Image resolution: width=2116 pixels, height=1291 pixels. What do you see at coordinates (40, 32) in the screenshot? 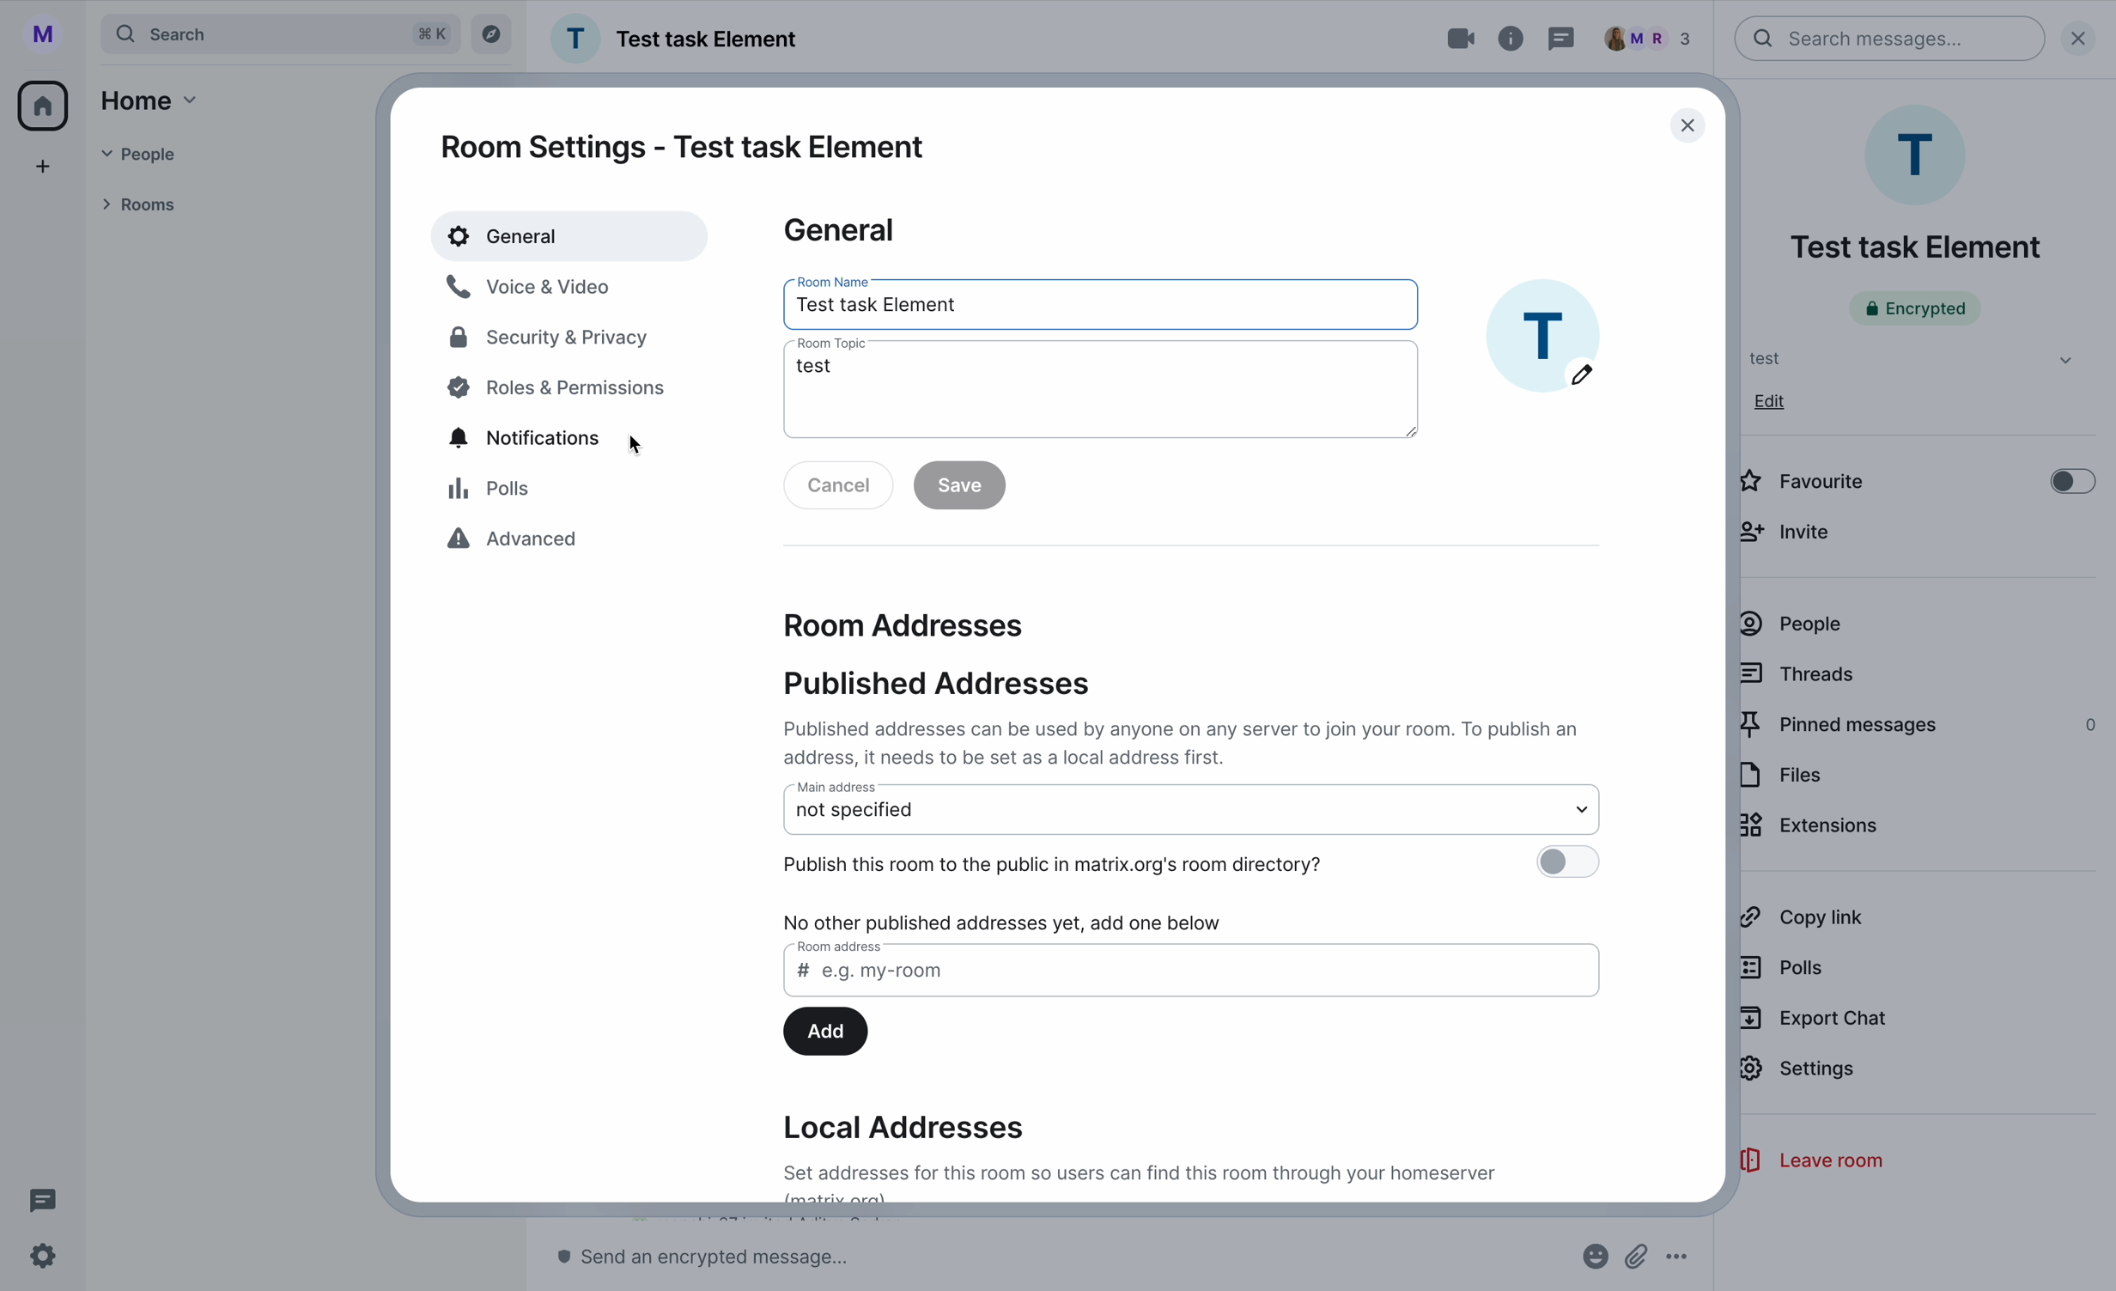
I see `profile` at bounding box center [40, 32].